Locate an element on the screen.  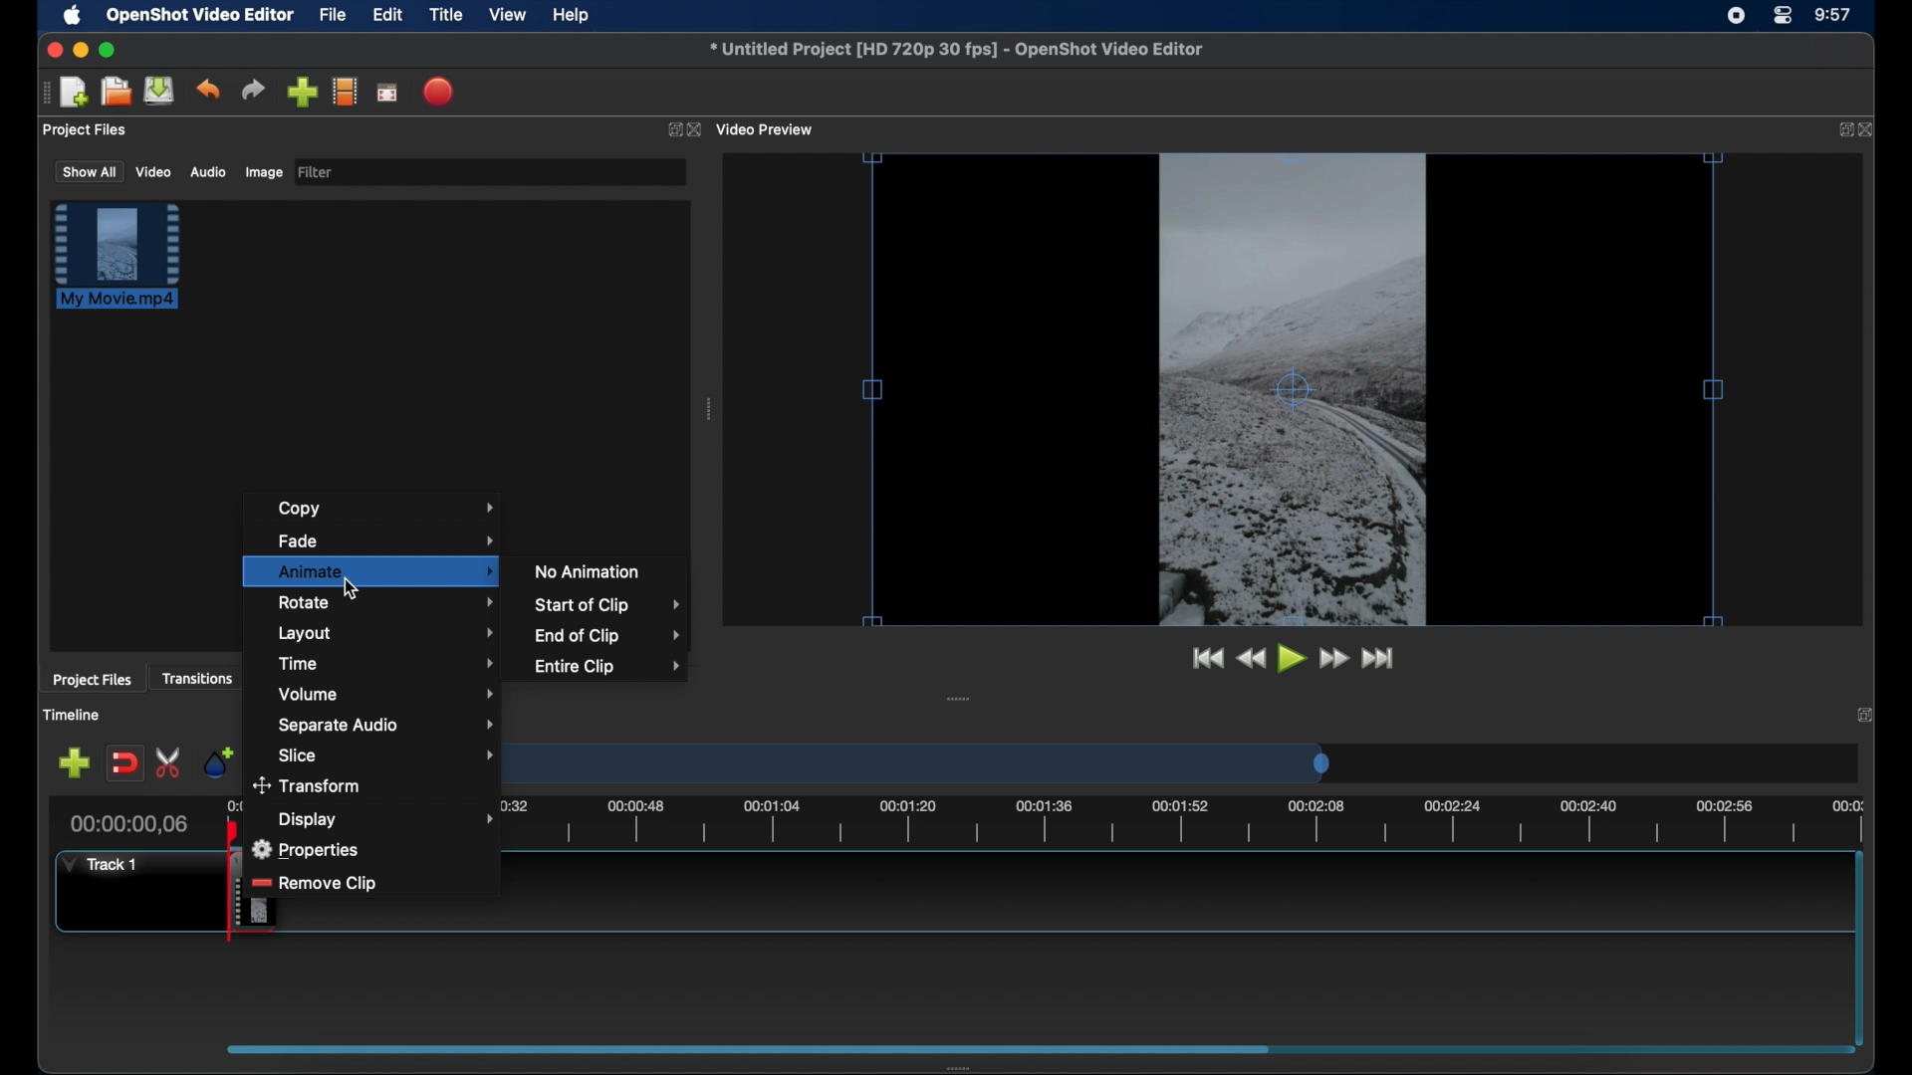
full screen is located at coordinates (388, 92).